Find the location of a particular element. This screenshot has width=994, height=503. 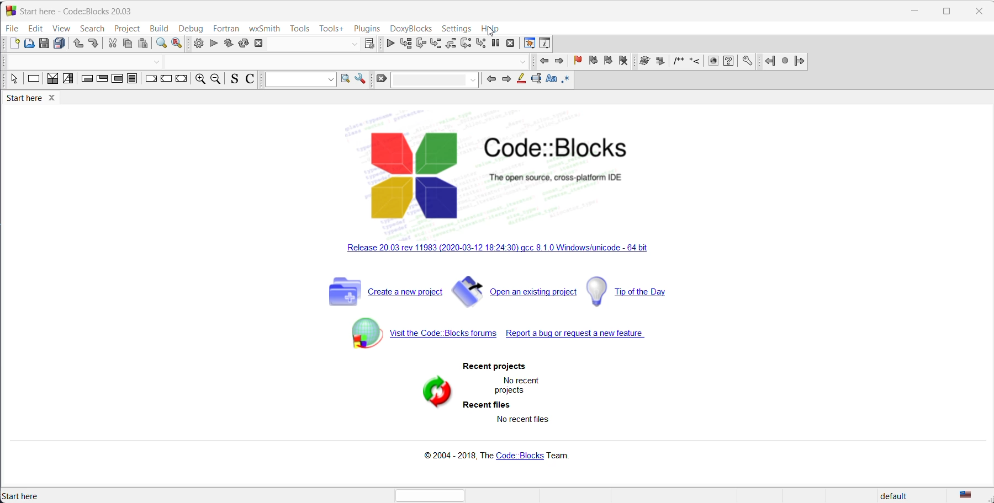

file is located at coordinates (11, 28).